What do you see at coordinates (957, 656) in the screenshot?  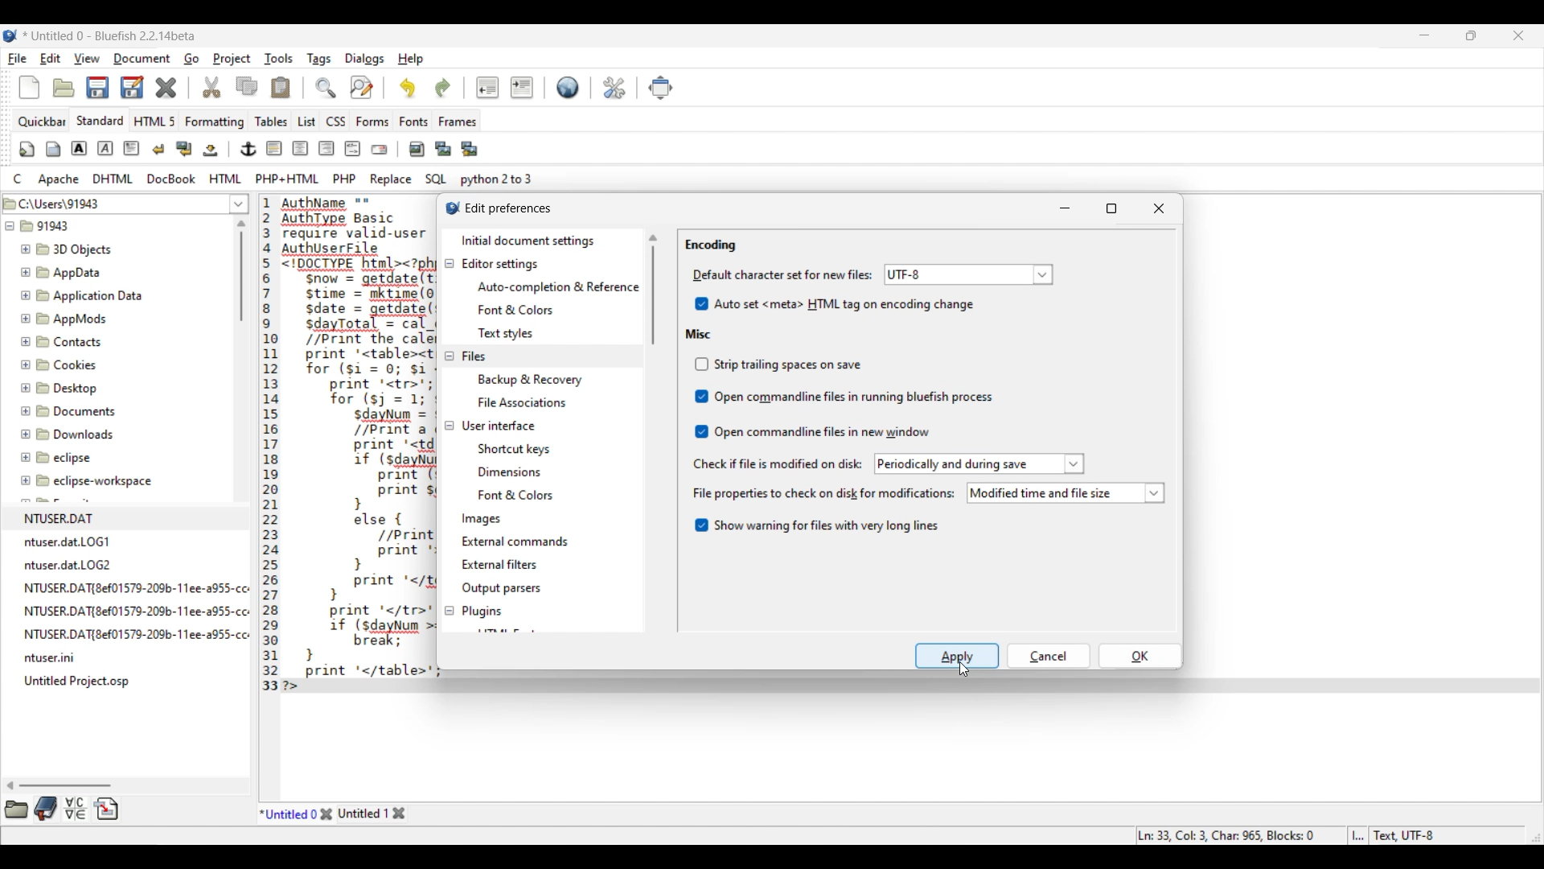 I see `Apply highlighted` at bounding box center [957, 656].